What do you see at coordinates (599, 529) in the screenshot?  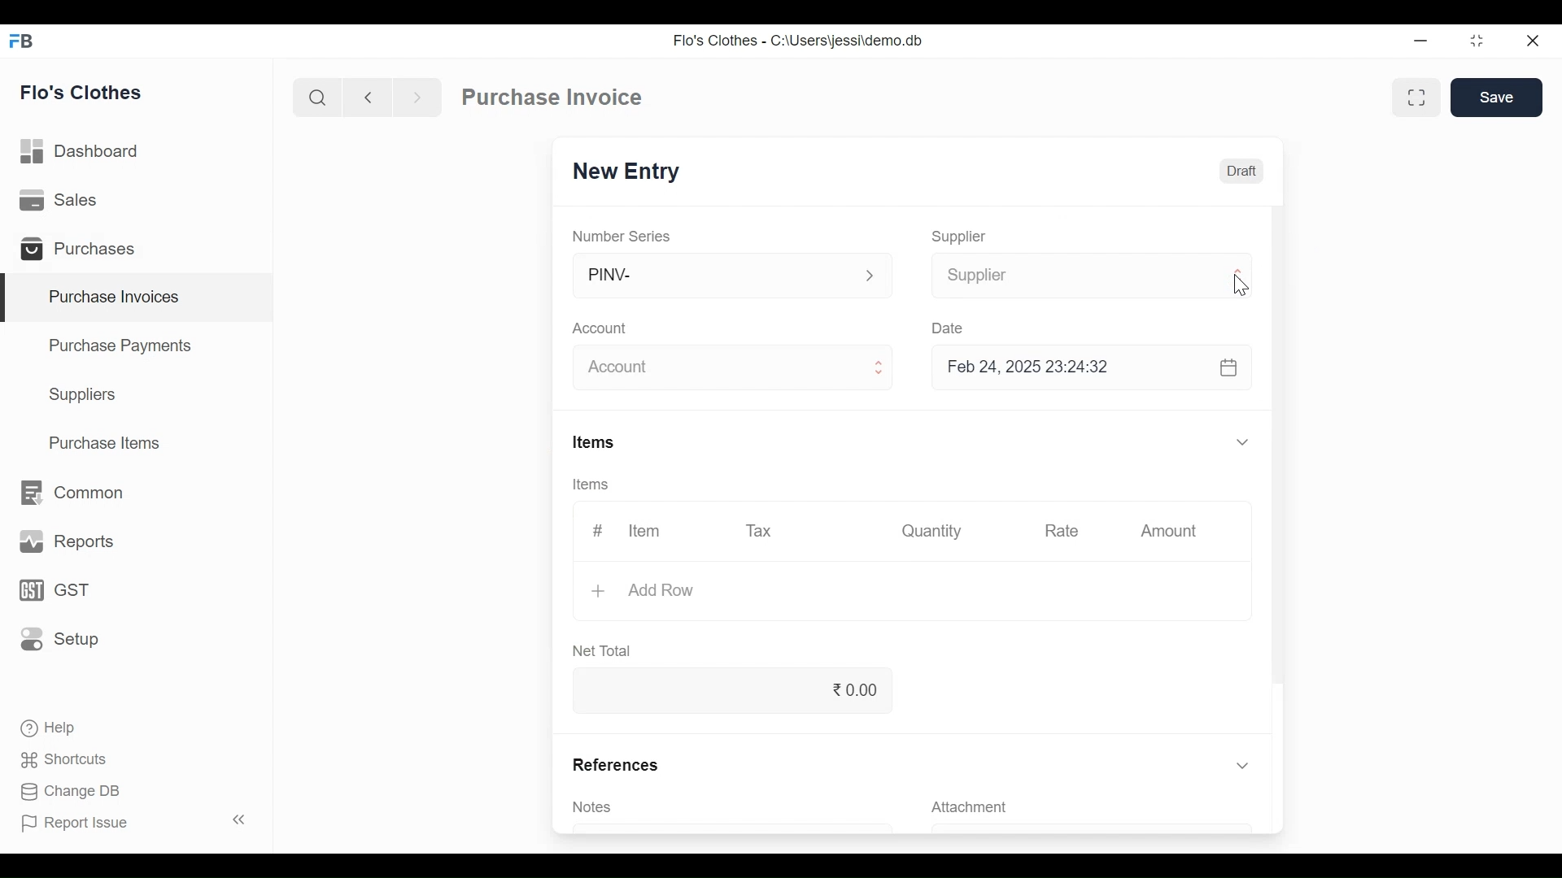 I see `#` at bounding box center [599, 529].